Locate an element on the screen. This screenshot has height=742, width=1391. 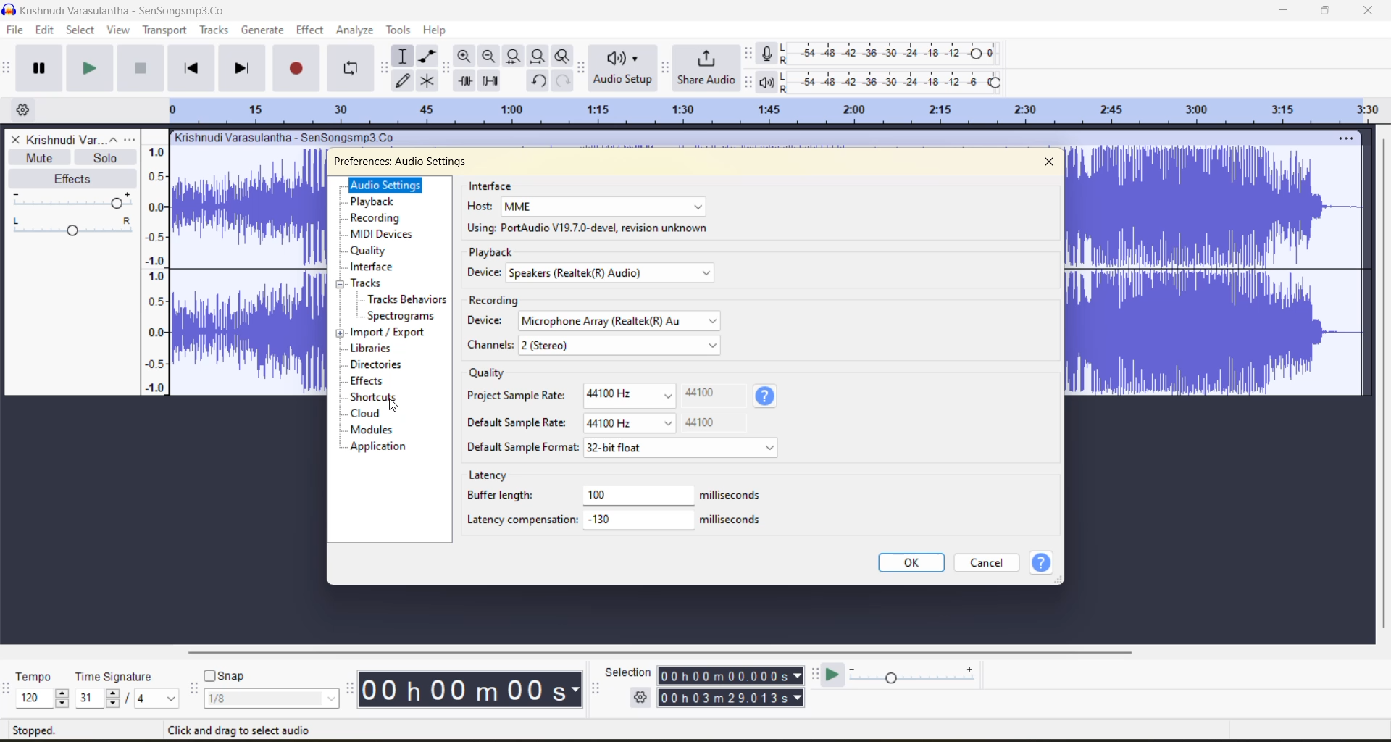
share audio is located at coordinates (705, 70).